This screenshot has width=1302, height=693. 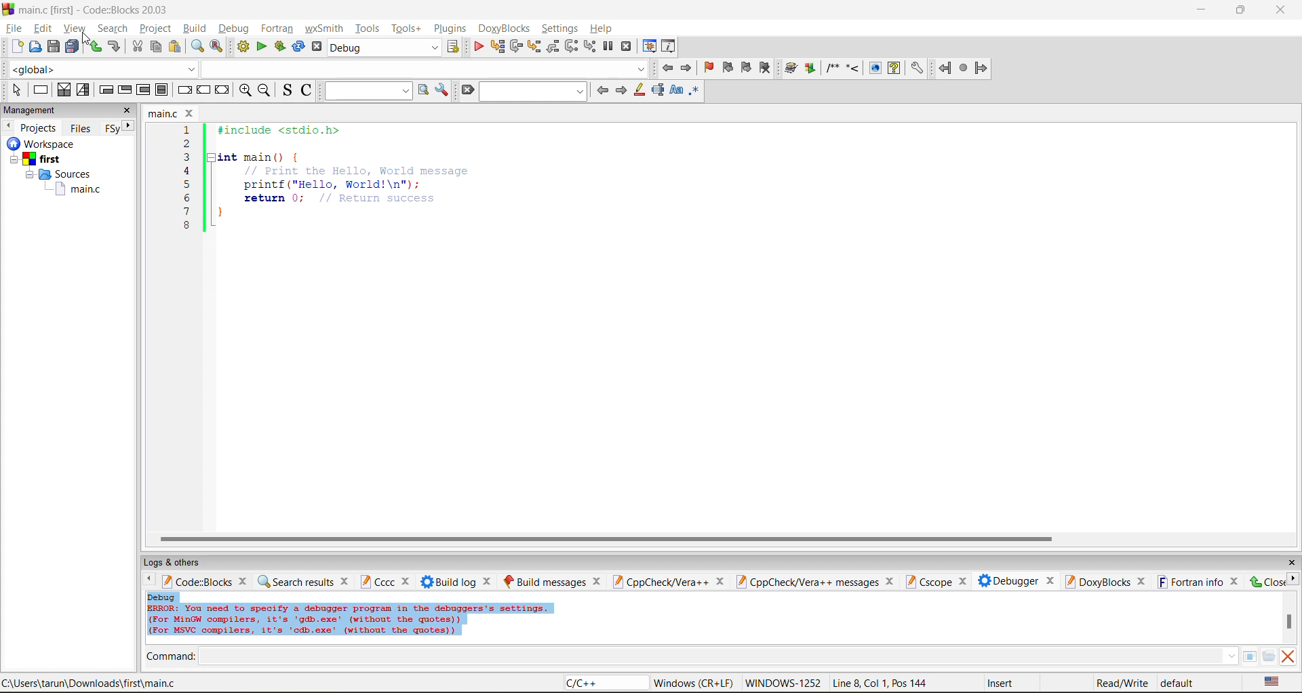 I want to click on undo, so click(x=93, y=47).